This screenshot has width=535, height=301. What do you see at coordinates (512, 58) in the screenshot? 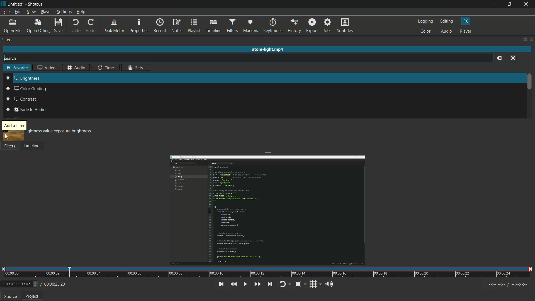
I see `close menu` at bounding box center [512, 58].